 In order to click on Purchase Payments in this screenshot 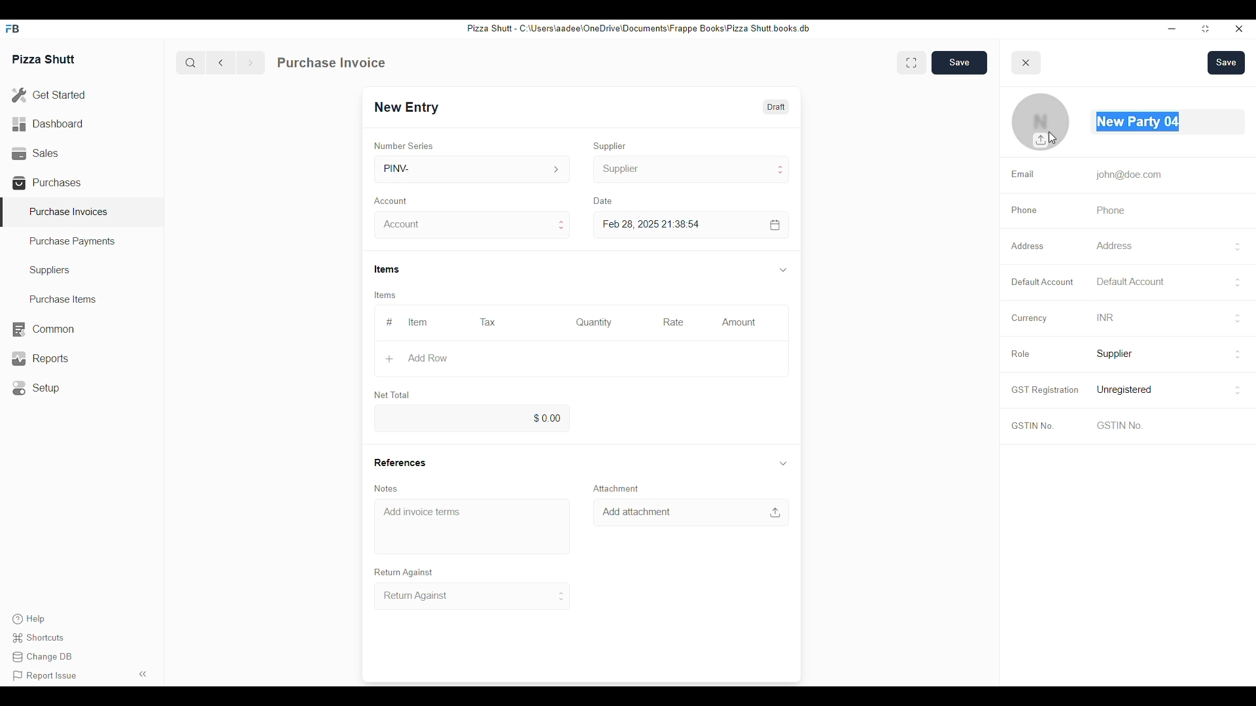, I will do `click(73, 242)`.